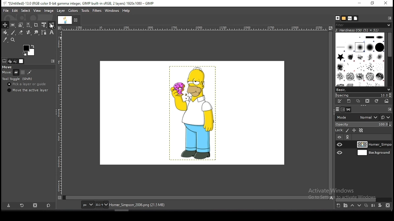 This screenshot has height=221, width=394. I want to click on pick a layer or guide, so click(28, 85).